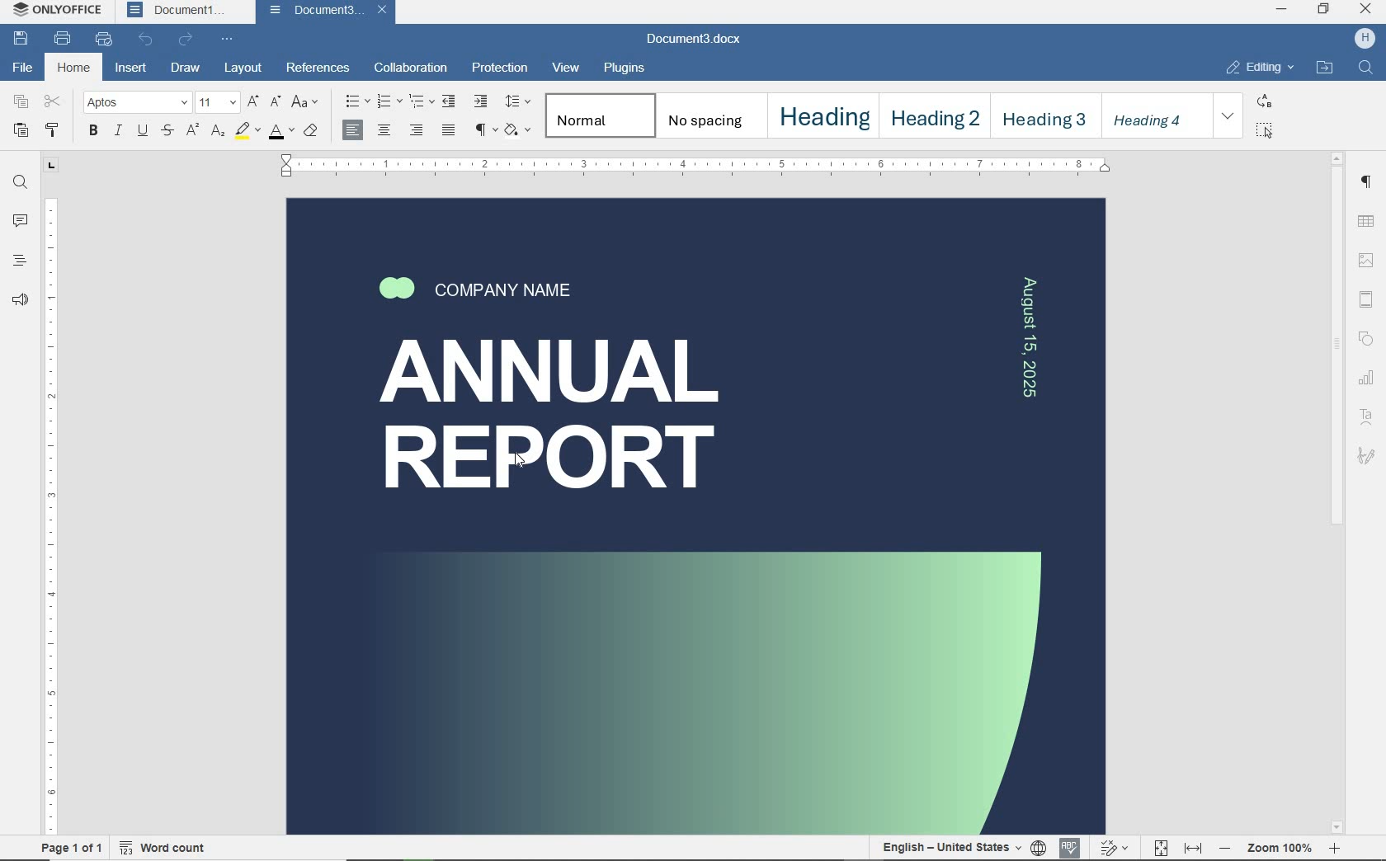  Describe the element at coordinates (518, 459) in the screenshot. I see `Cursor` at that location.